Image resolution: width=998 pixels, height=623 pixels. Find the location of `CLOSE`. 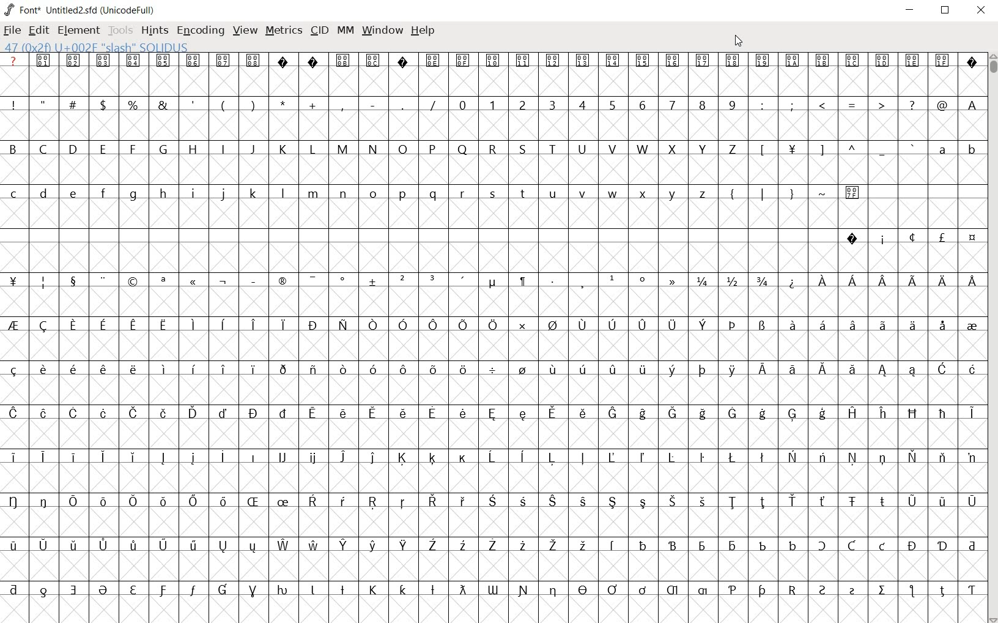

CLOSE is located at coordinates (980, 10).